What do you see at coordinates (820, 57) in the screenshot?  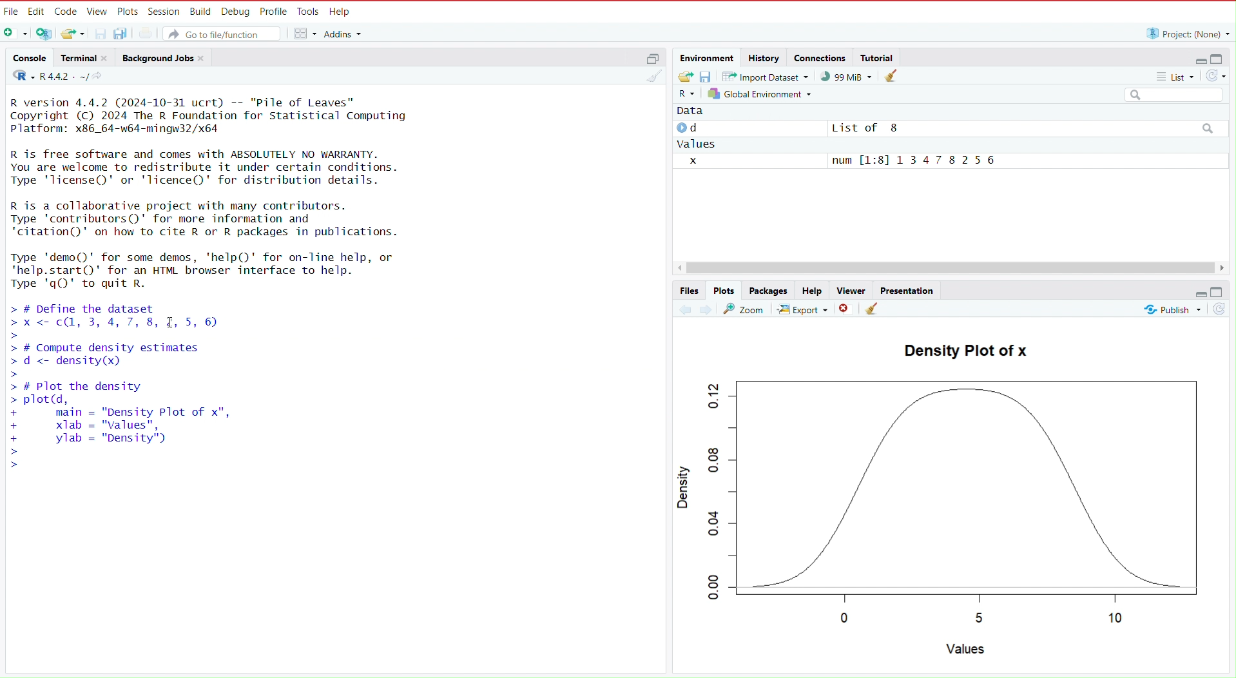 I see `connections` at bounding box center [820, 57].